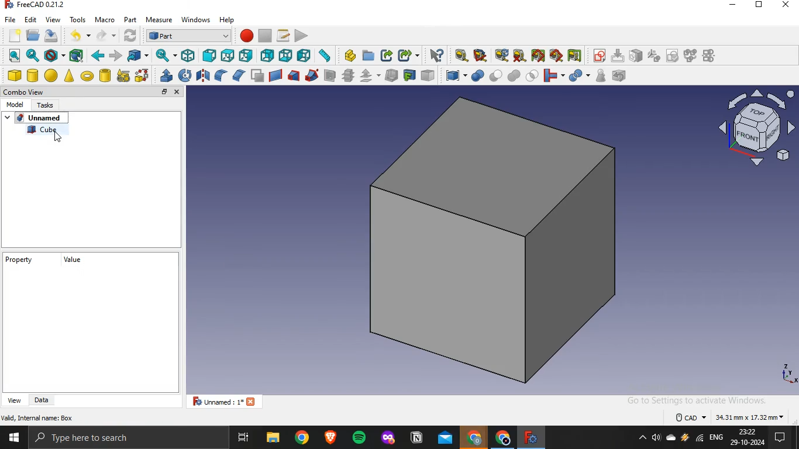  What do you see at coordinates (142, 75) in the screenshot?
I see `shape builder` at bounding box center [142, 75].